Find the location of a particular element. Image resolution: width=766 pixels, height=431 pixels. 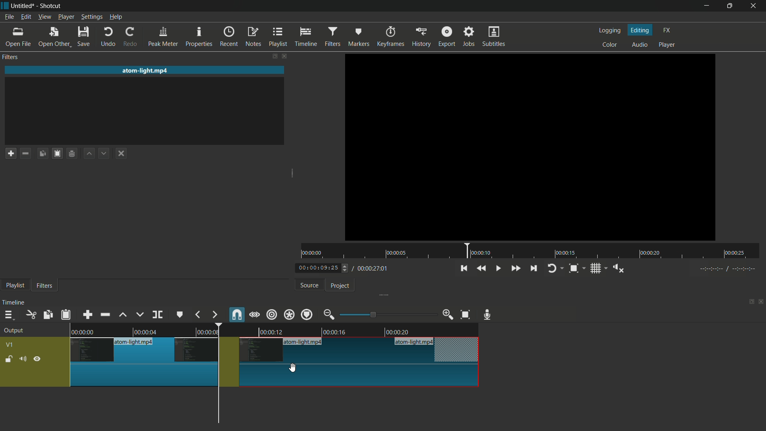

undo is located at coordinates (109, 37).